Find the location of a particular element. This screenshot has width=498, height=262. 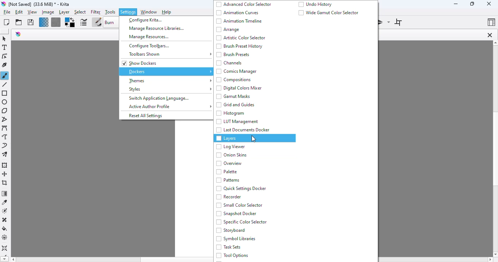

layers is located at coordinates (226, 139).